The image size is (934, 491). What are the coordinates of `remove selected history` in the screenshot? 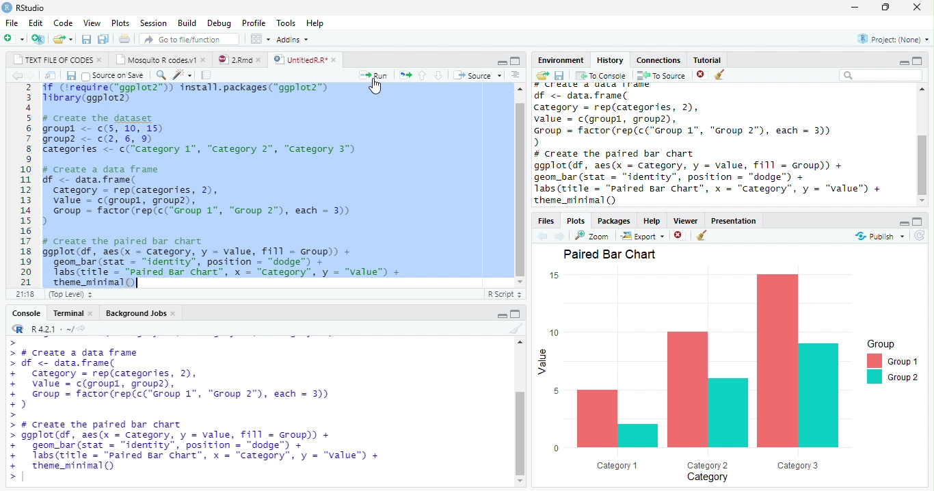 It's located at (698, 75).